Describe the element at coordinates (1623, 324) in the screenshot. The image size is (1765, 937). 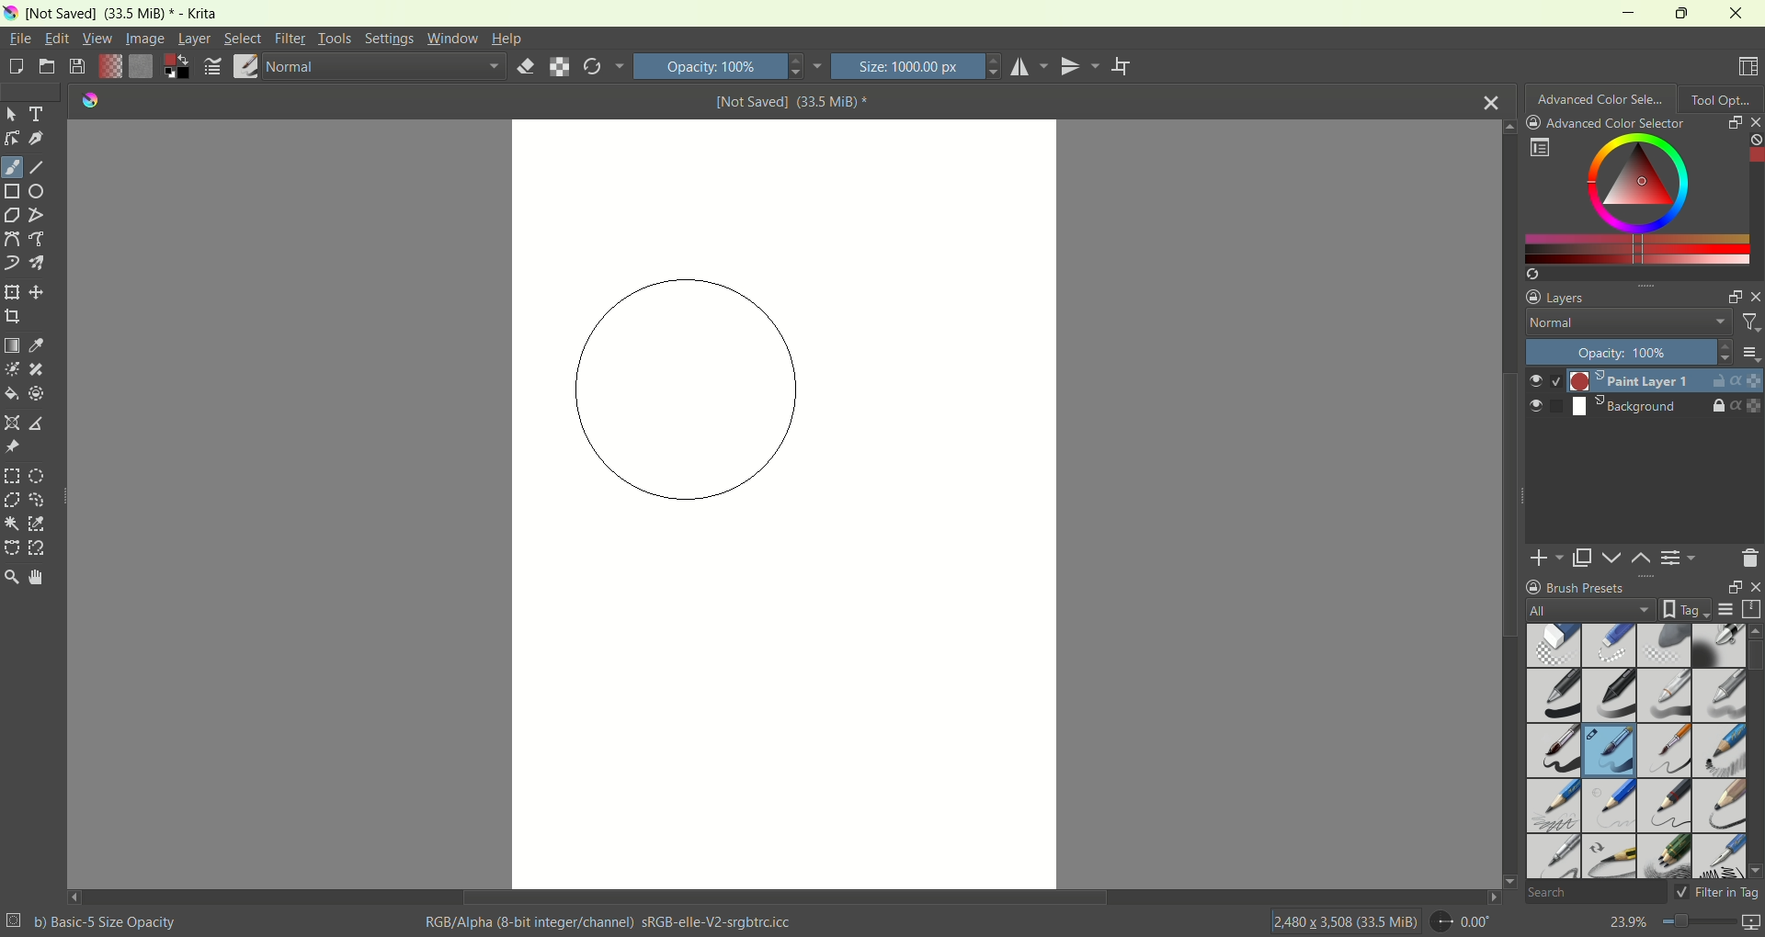
I see `normal` at that location.